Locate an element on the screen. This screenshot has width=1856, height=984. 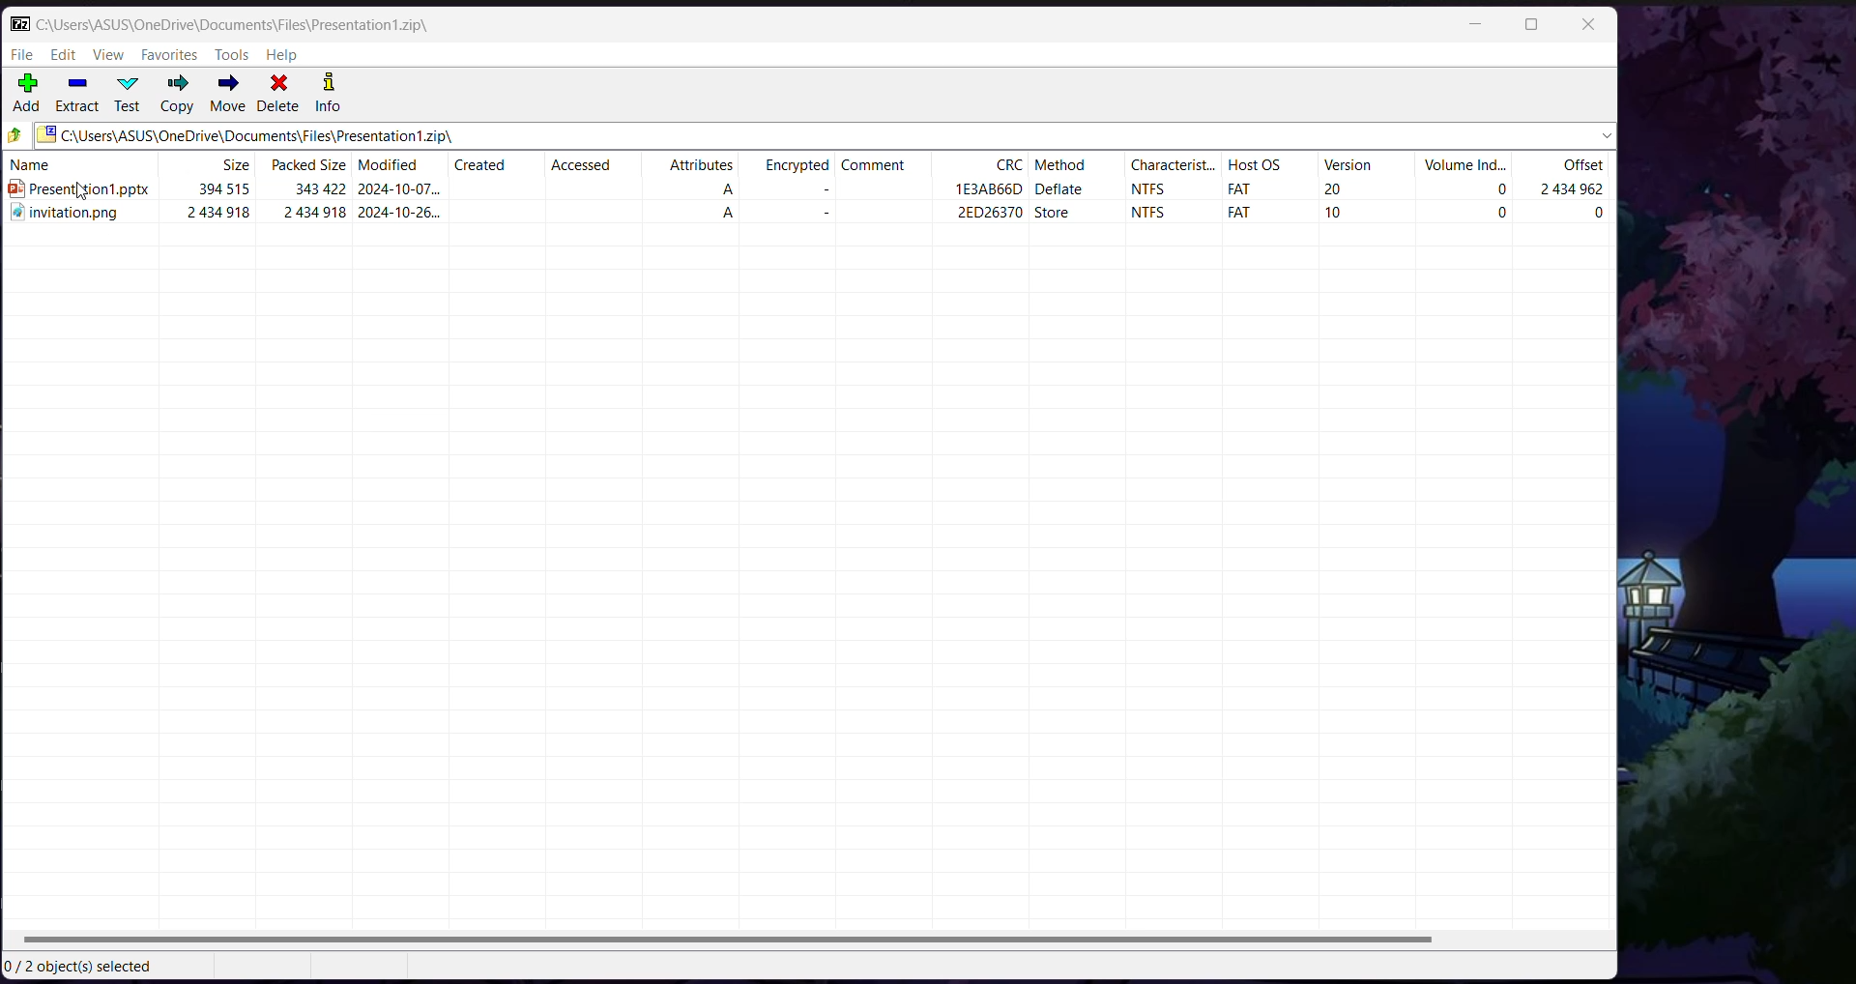
Favorites is located at coordinates (171, 55).